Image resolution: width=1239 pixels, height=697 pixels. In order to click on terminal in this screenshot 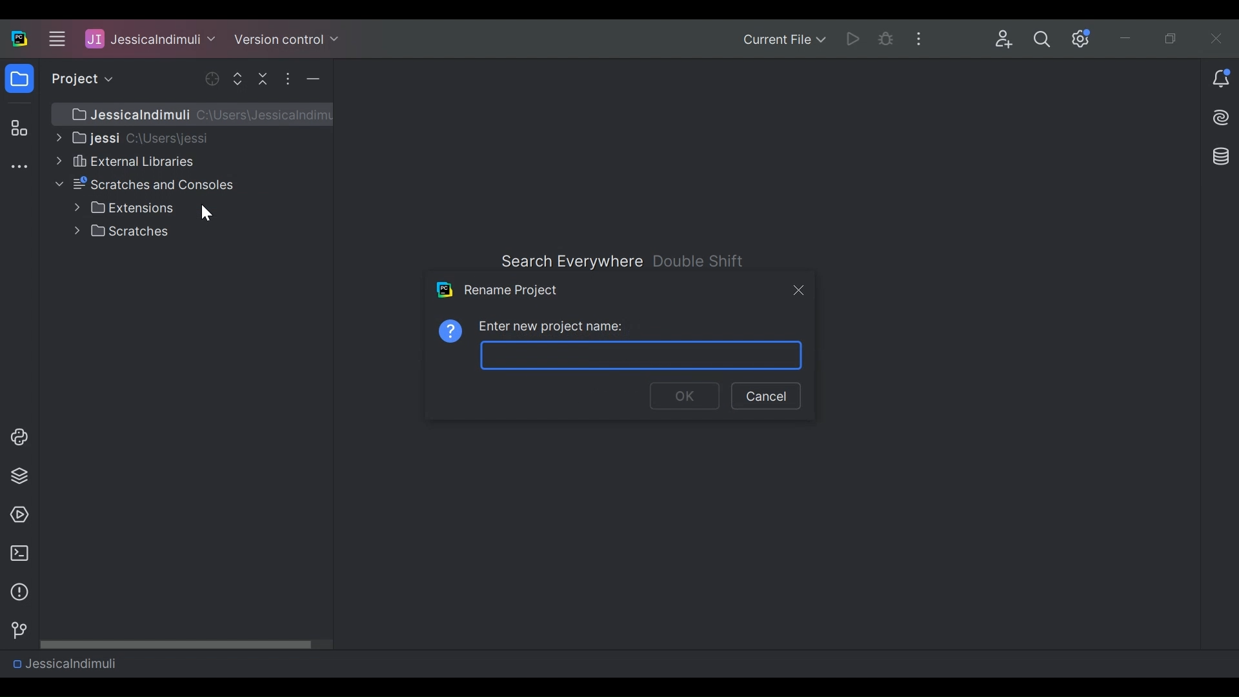, I will do `click(15, 554)`.